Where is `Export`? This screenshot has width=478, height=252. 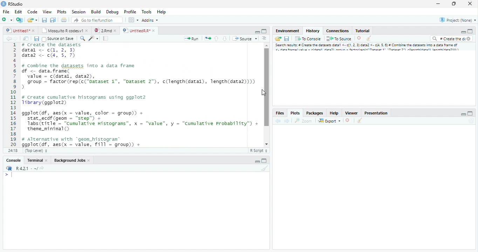 Export is located at coordinates (329, 121).